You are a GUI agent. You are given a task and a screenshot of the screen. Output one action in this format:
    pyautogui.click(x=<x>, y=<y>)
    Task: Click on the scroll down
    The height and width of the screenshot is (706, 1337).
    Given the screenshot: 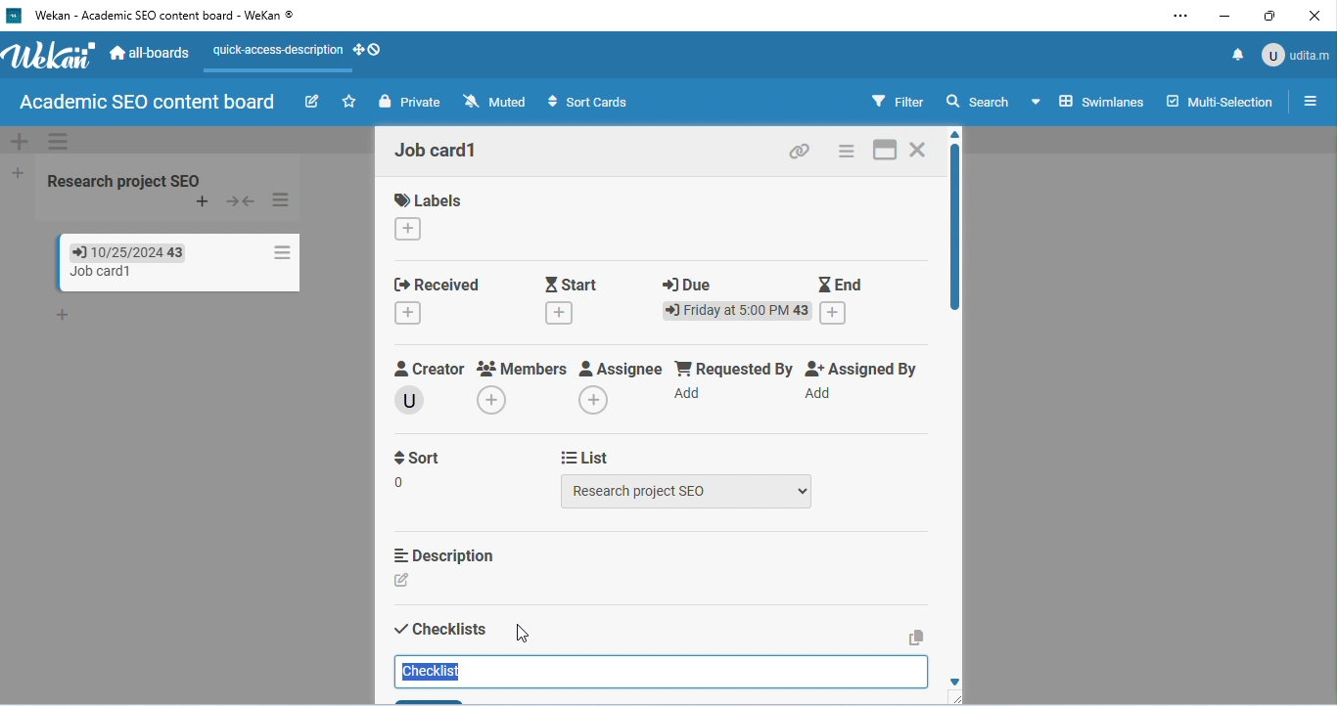 What is the action you would take?
    pyautogui.click(x=961, y=680)
    